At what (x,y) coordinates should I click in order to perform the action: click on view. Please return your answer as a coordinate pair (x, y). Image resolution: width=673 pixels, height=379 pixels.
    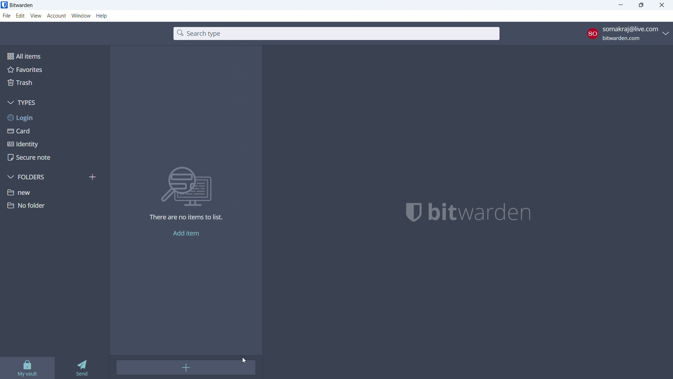
    Looking at the image, I should click on (35, 16).